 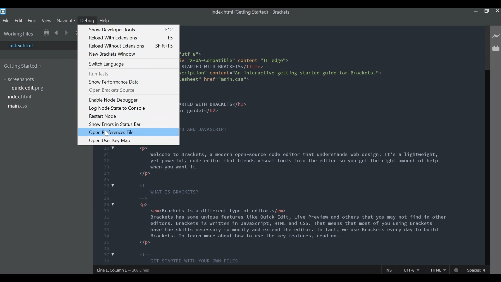 I want to click on Insert, so click(x=389, y=269).